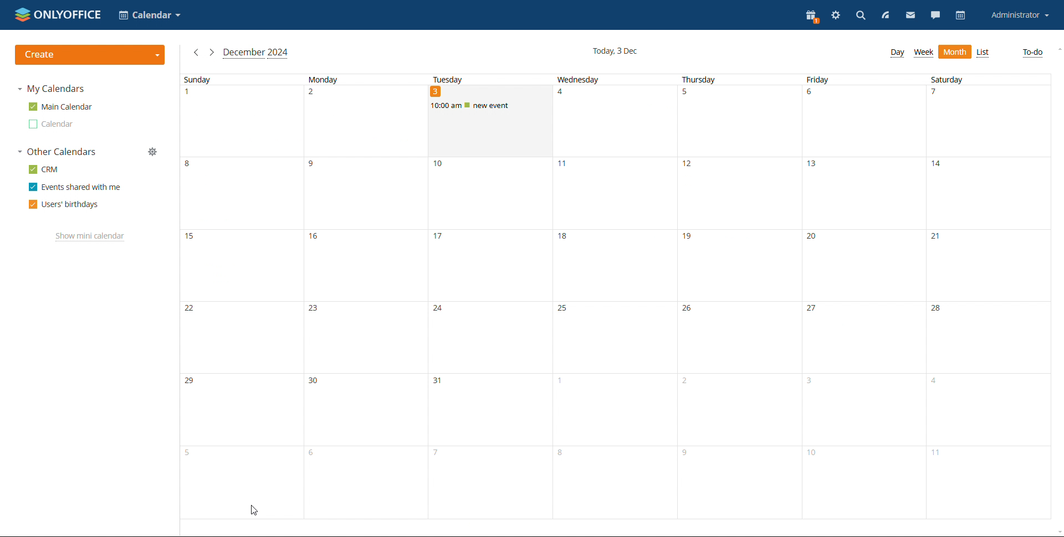  I want to click on events shared with me, so click(75, 187).